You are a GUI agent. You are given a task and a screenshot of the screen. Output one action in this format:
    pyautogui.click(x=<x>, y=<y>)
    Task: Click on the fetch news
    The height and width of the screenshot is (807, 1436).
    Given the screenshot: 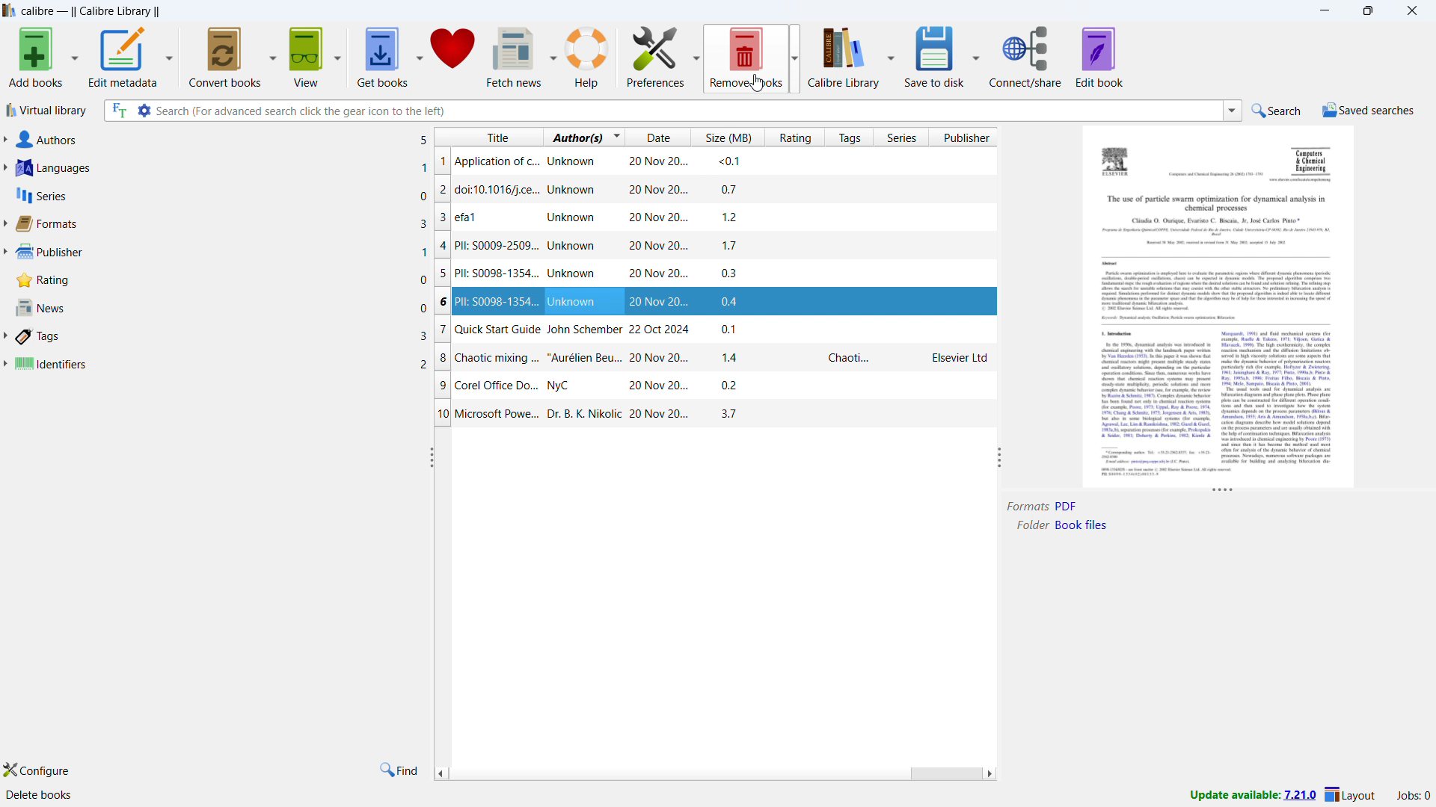 What is the action you would take?
    pyautogui.click(x=515, y=56)
    